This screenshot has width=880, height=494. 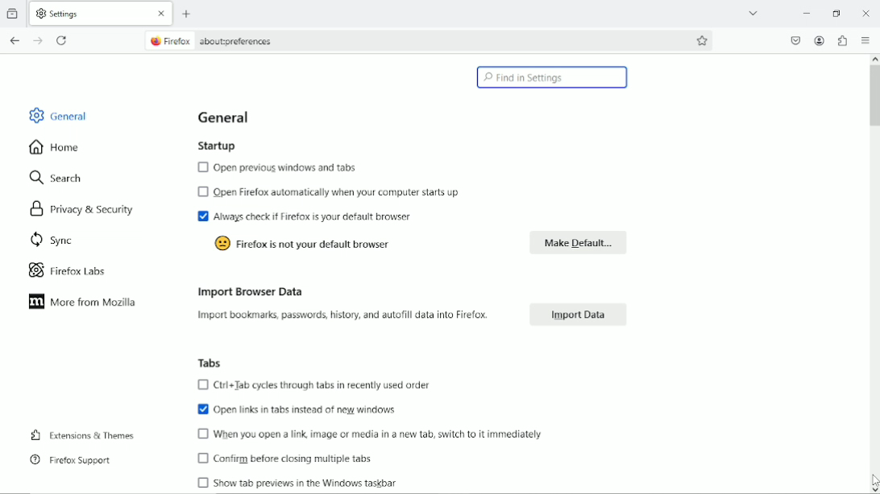 What do you see at coordinates (209, 363) in the screenshot?
I see `Tabs` at bounding box center [209, 363].